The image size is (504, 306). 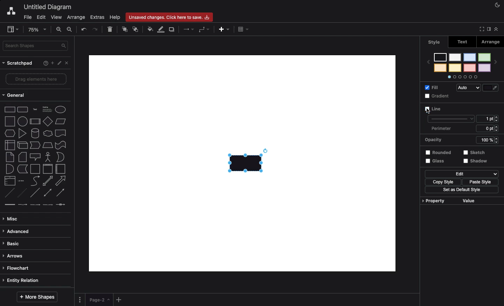 I want to click on Help, so click(x=44, y=63).